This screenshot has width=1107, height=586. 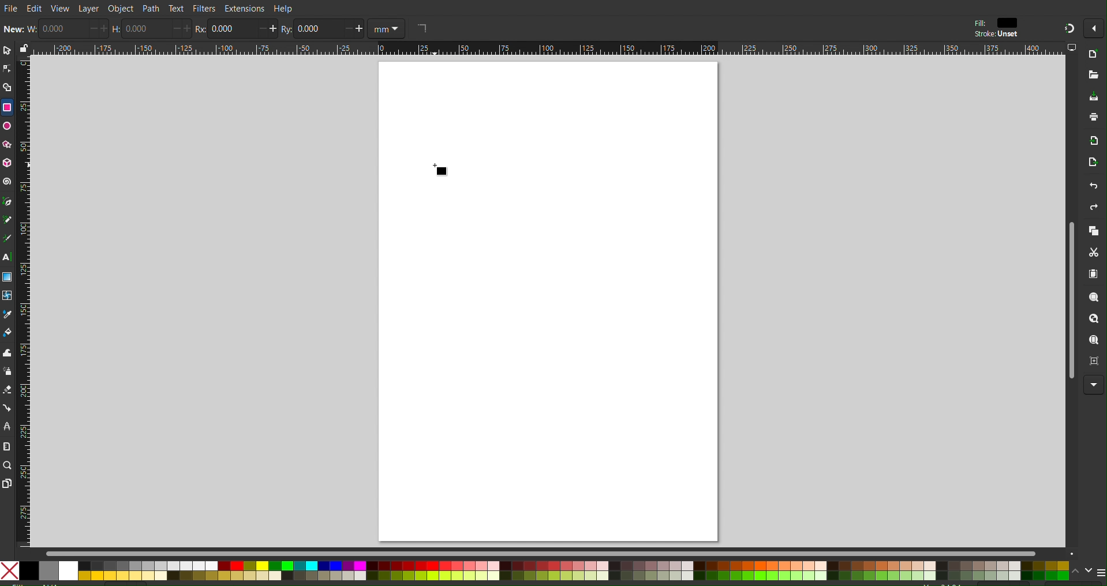 I want to click on Polygon, so click(x=7, y=144).